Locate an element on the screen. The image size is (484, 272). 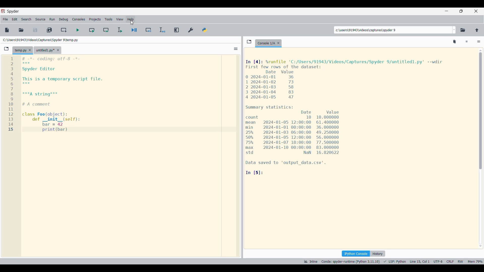
Save all files is located at coordinates (49, 30).